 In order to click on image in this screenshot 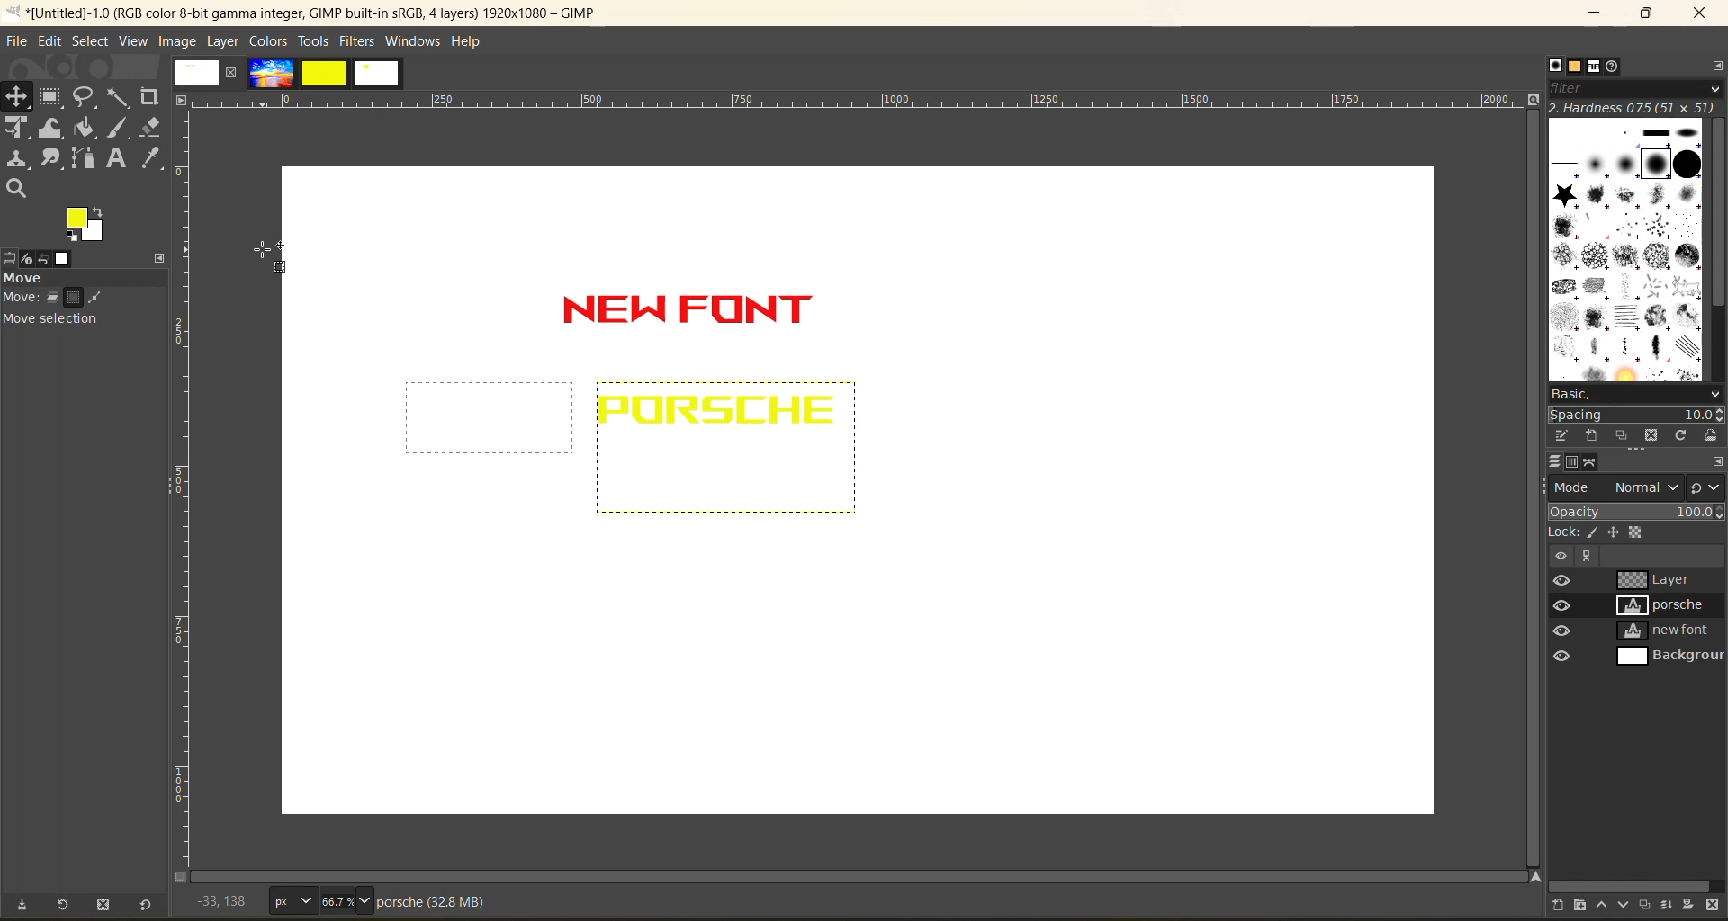, I will do `click(63, 260)`.